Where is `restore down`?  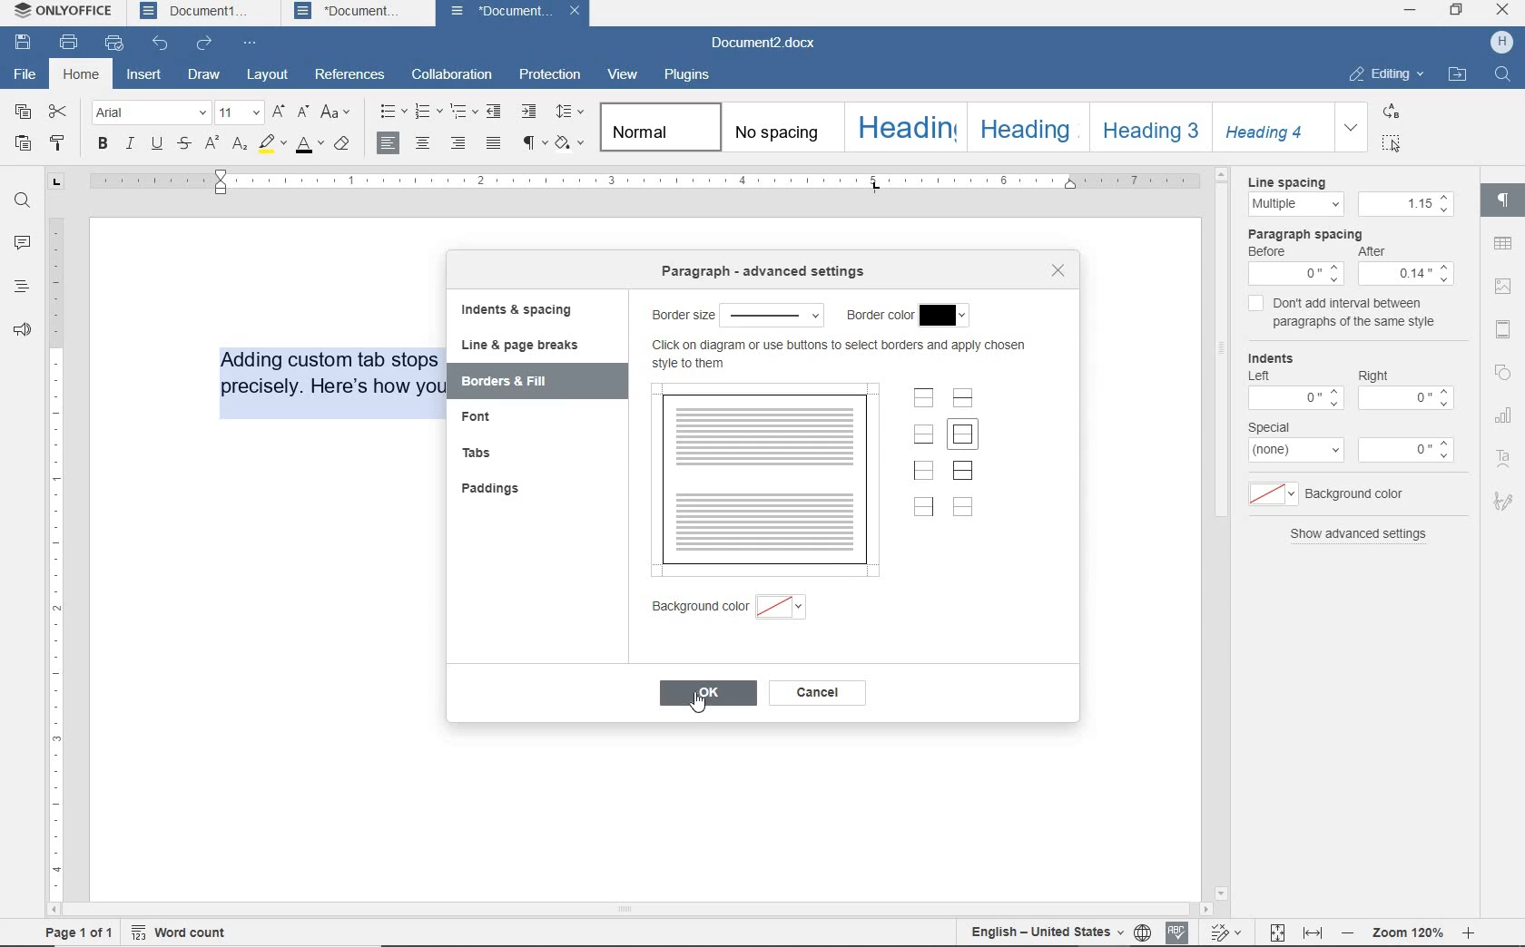 restore down is located at coordinates (1458, 9).